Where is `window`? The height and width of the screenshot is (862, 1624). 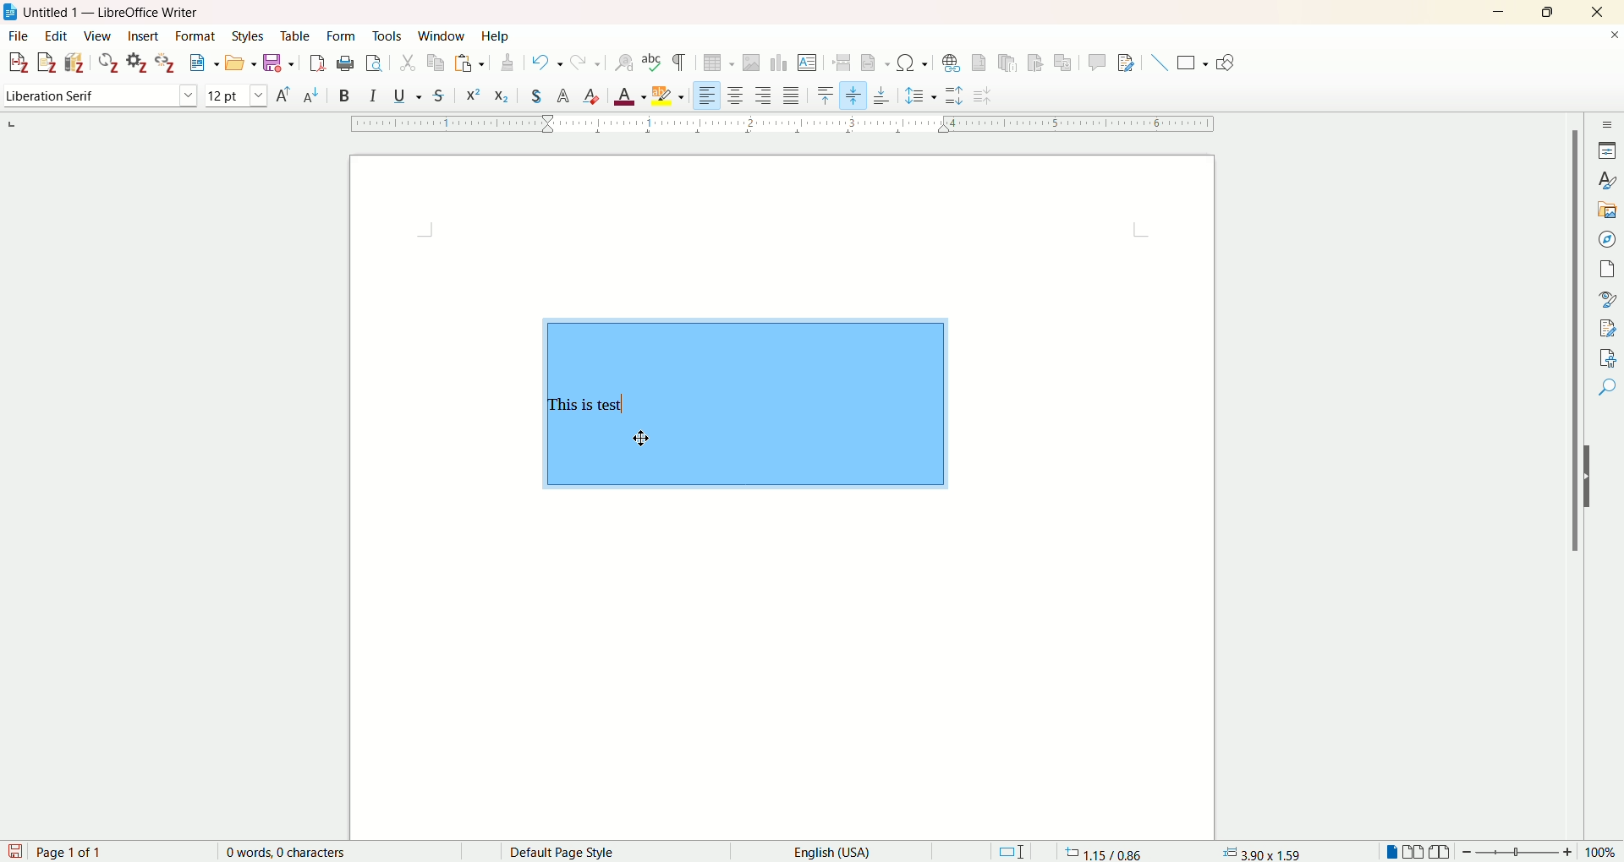
window is located at coordinates (441, 35).